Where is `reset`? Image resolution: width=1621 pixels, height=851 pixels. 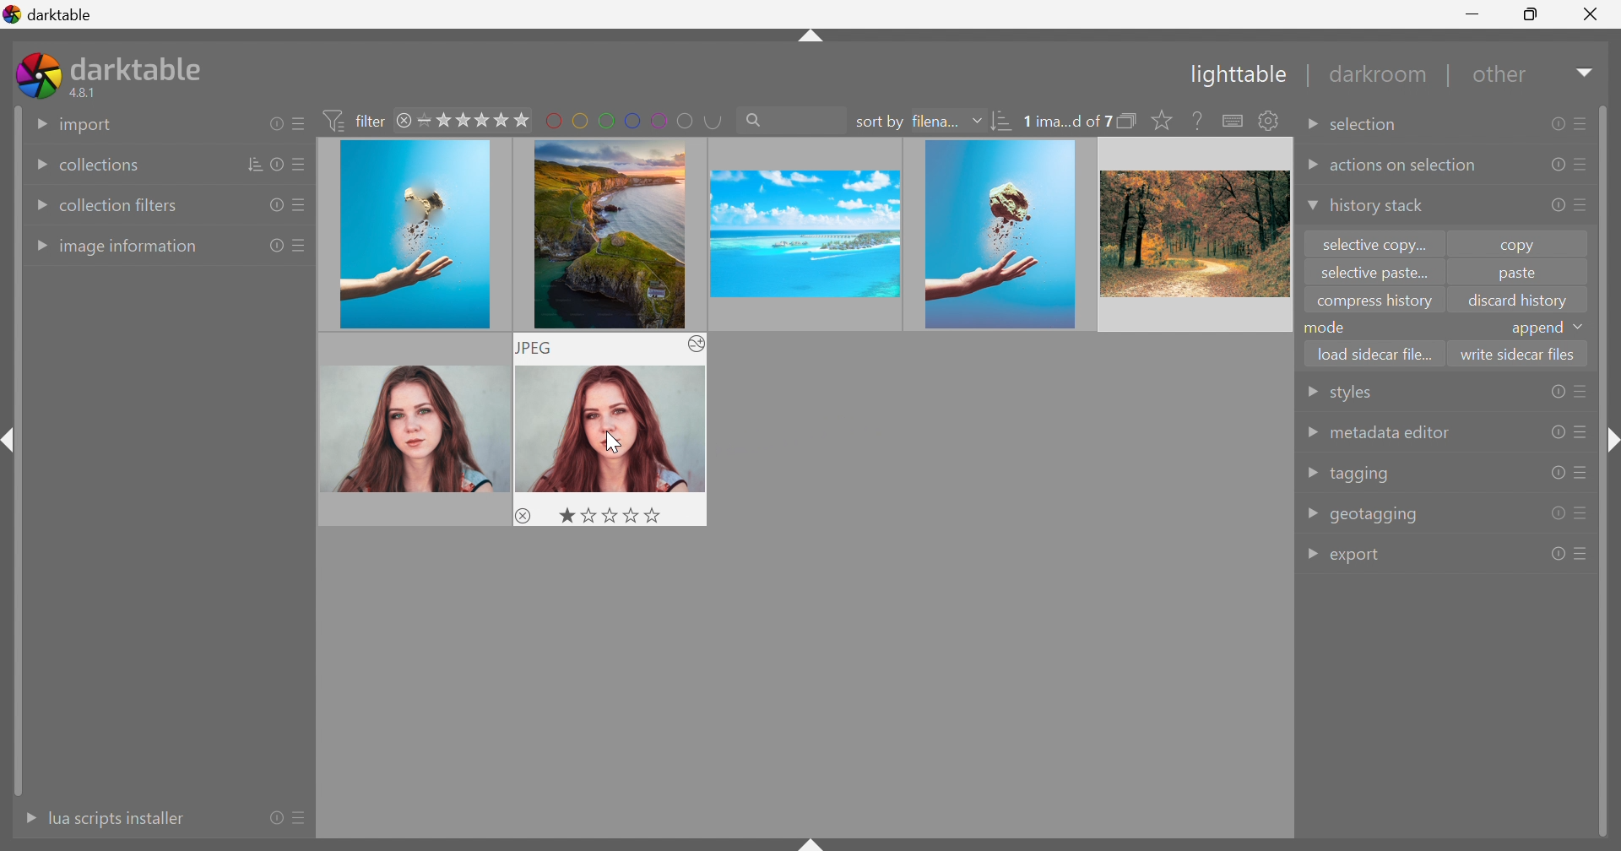 reset is located at coordinates (1553, 164).